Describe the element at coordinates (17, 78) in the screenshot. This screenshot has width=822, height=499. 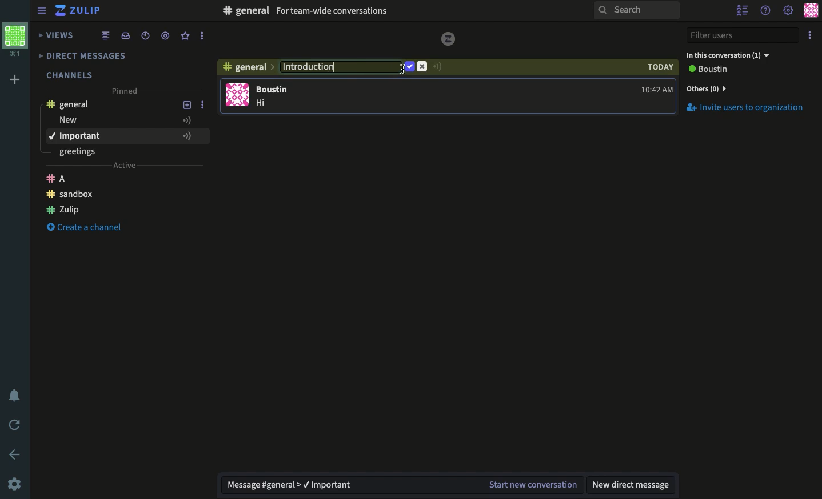
I see `Add` at that location.